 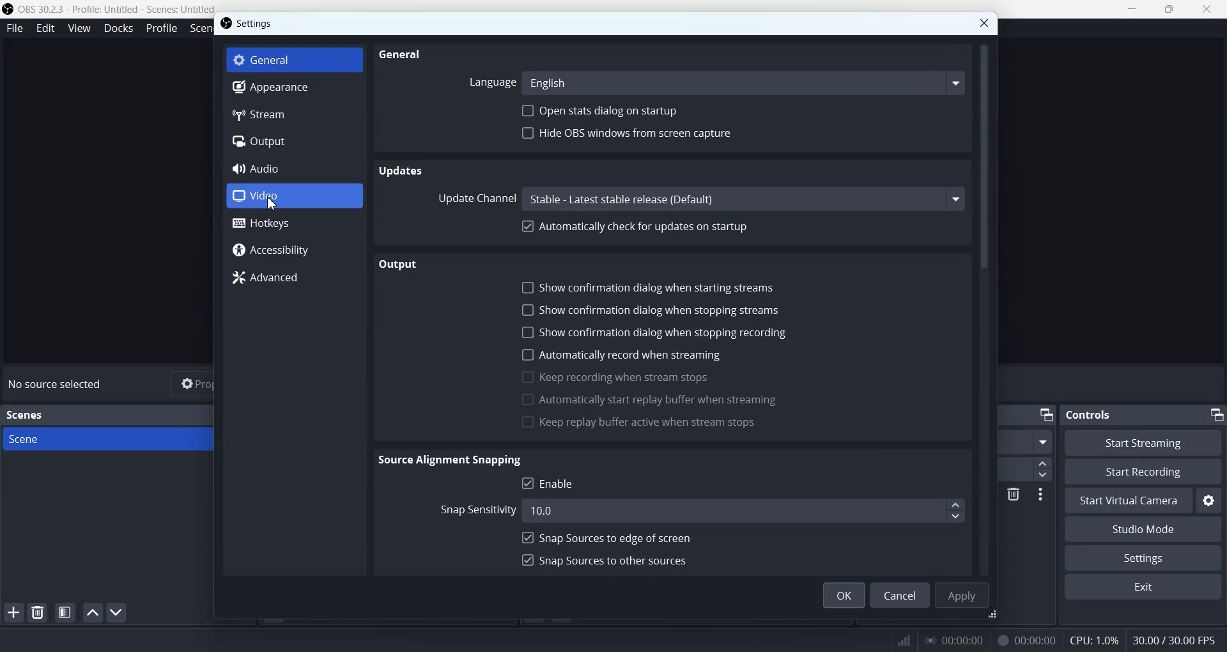 What do you see at coordinates (964, 593) in the screenshot?
I see `Apply` at bounding box center [964, 593].